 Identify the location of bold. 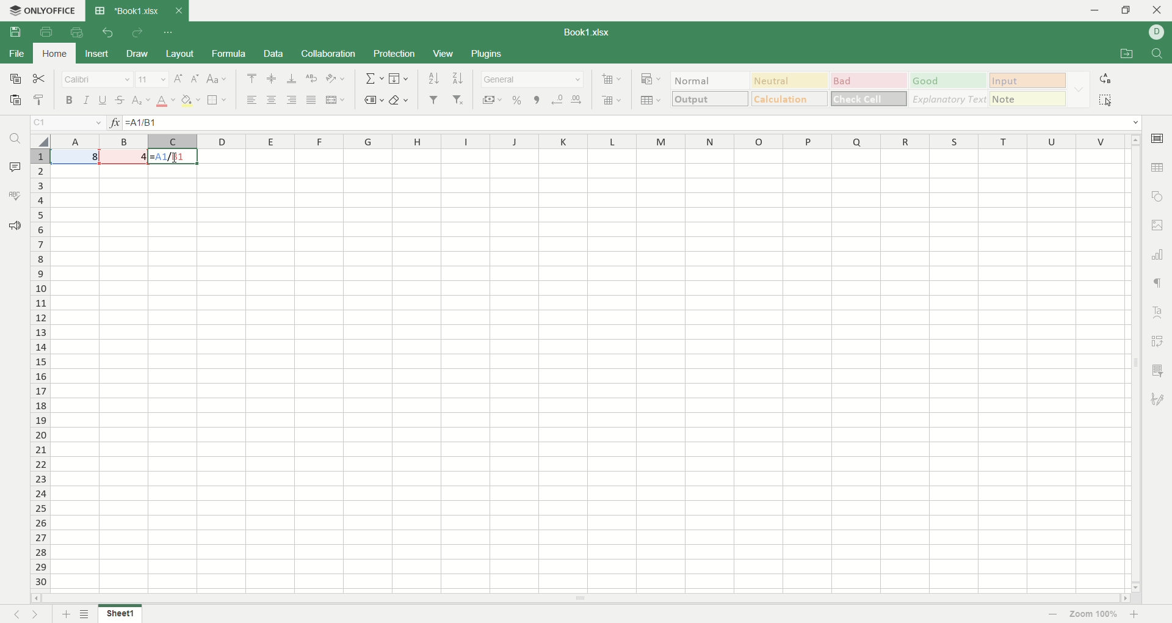
(69, 100).